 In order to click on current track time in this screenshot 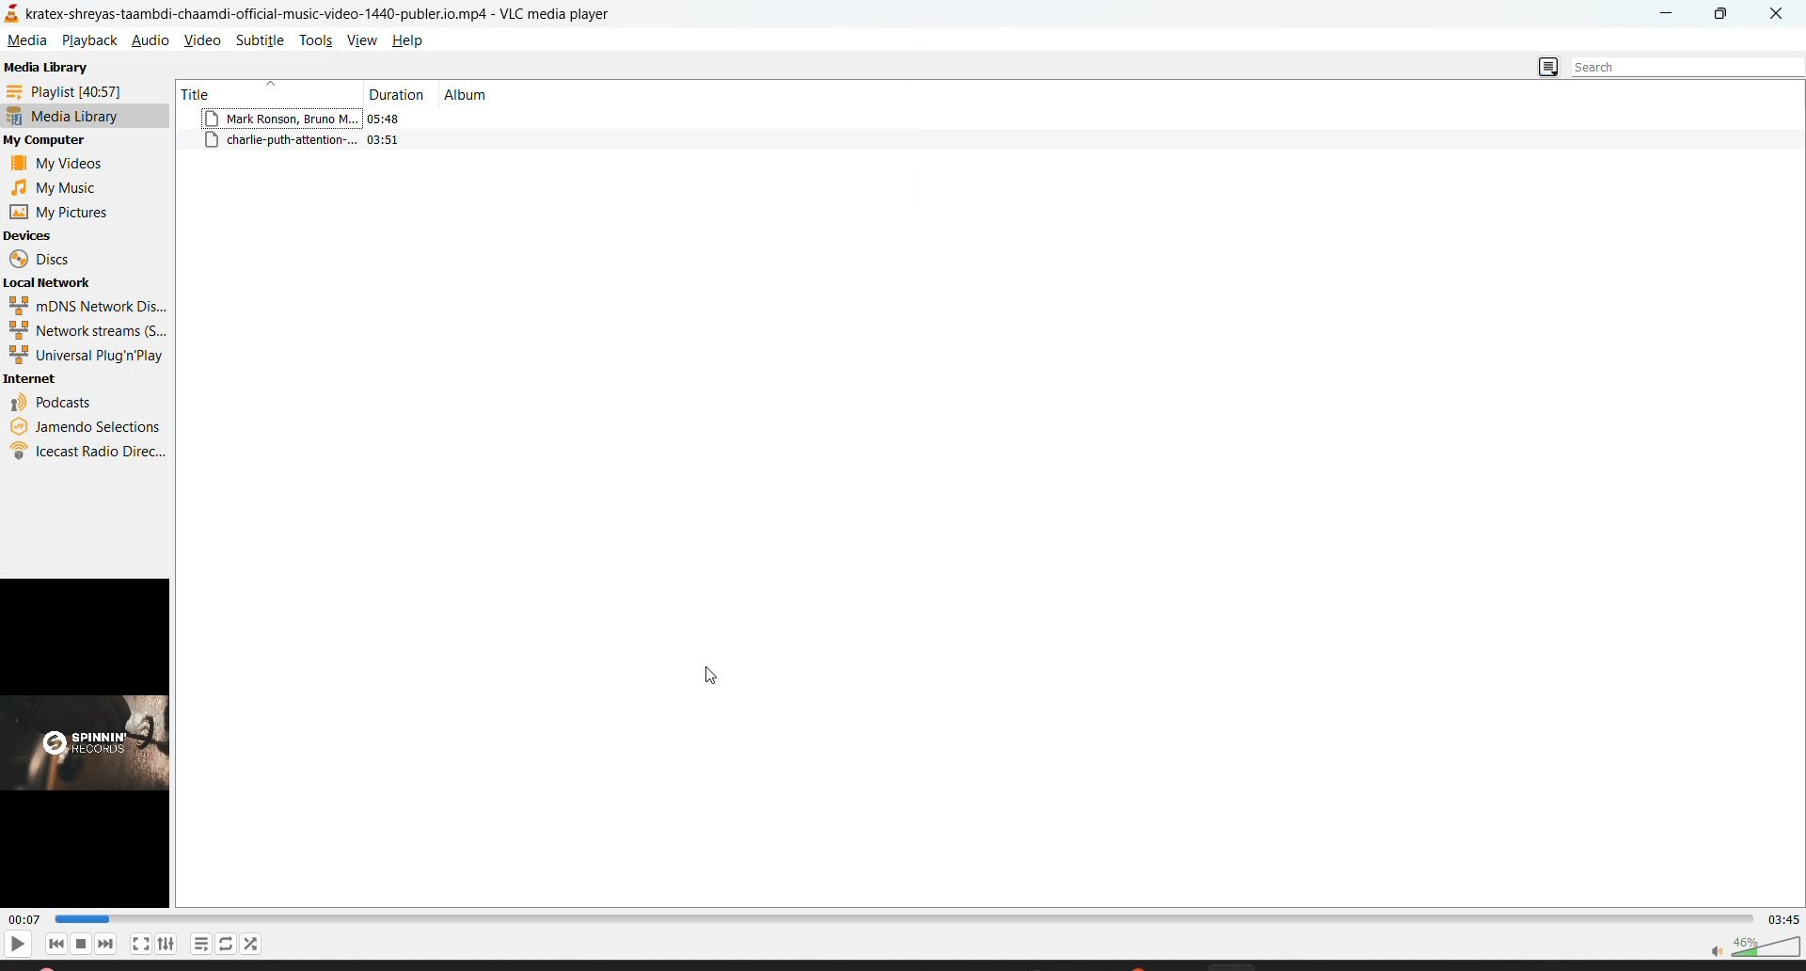, I will do `click(24, 920)`.